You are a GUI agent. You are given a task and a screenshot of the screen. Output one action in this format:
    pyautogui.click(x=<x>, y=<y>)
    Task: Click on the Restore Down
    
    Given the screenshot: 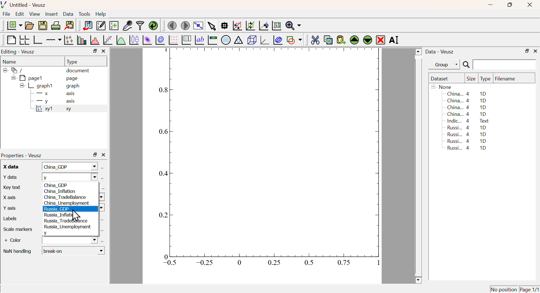 What is the action you would take?
    pyautogui.click(x=527, y=51)
    